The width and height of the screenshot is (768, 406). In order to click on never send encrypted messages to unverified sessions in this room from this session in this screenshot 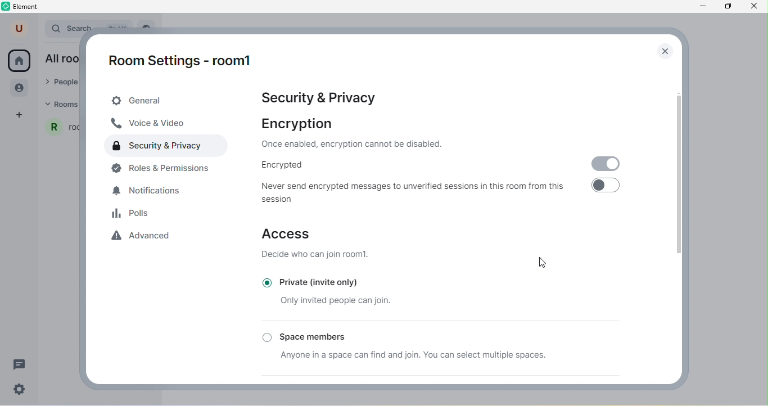, I will do `click(418, 192)`.